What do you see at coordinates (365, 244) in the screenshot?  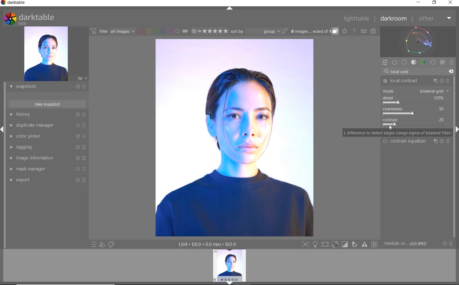 I see `Button` at bounding box center [365, 244].